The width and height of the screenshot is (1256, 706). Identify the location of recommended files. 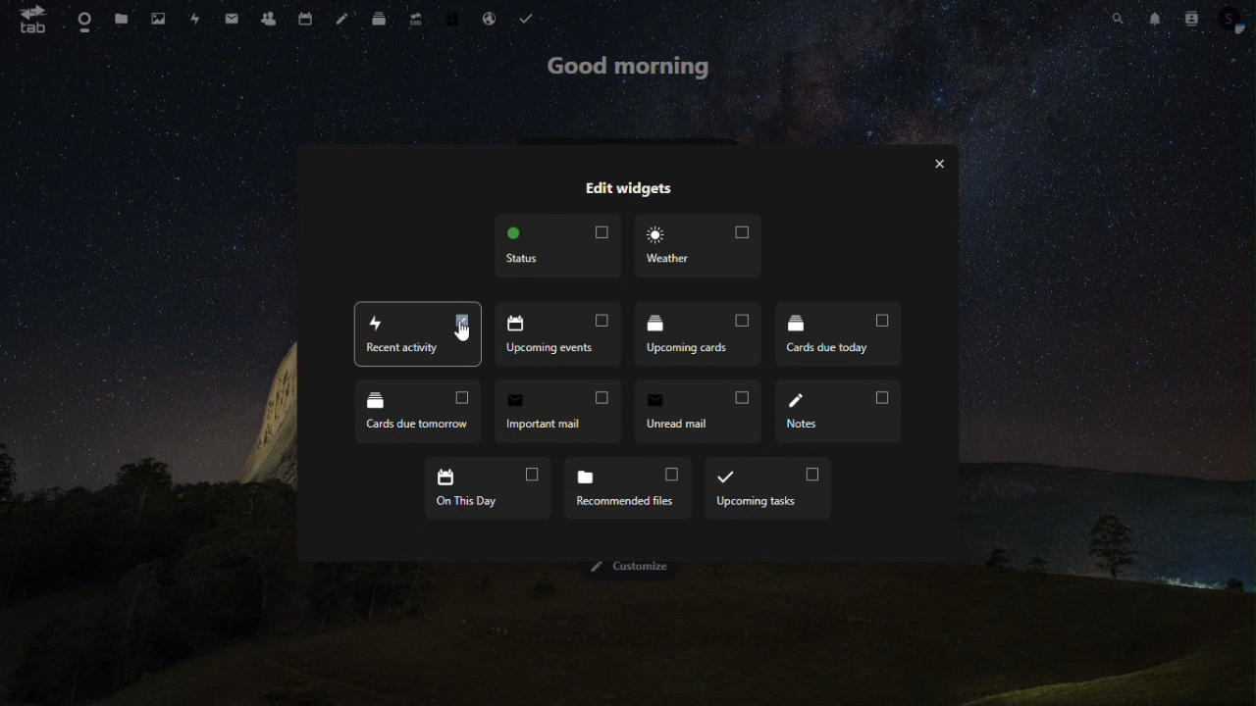
(632, 486).